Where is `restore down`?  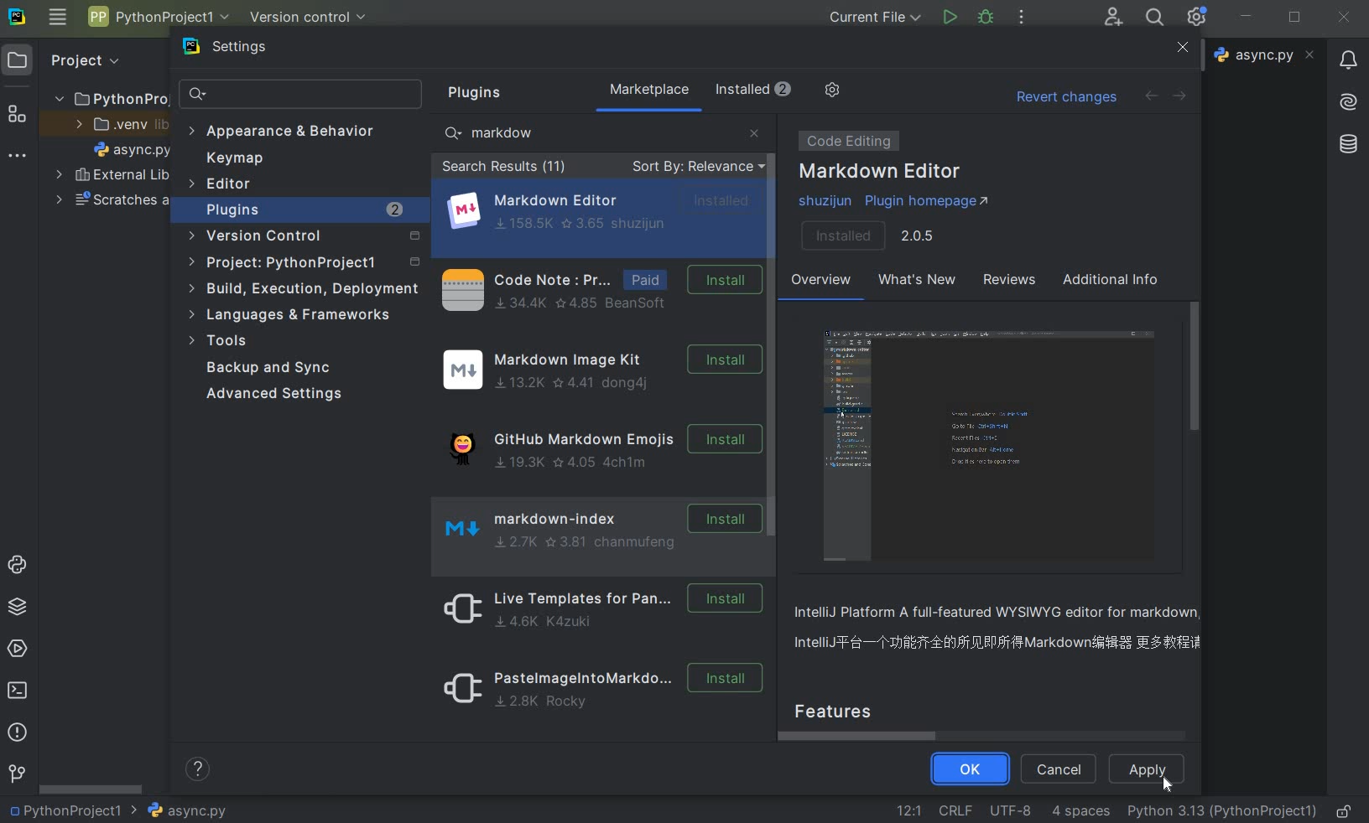
restore down is located at coordinates (1295, 18).